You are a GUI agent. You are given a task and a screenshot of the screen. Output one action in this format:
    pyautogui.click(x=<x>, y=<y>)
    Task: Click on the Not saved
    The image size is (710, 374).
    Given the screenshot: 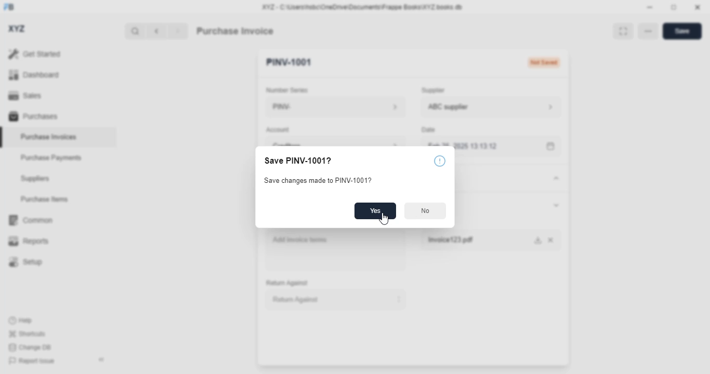 What is the action you would take?
    pyautogui.click(x=544, y=62)
    